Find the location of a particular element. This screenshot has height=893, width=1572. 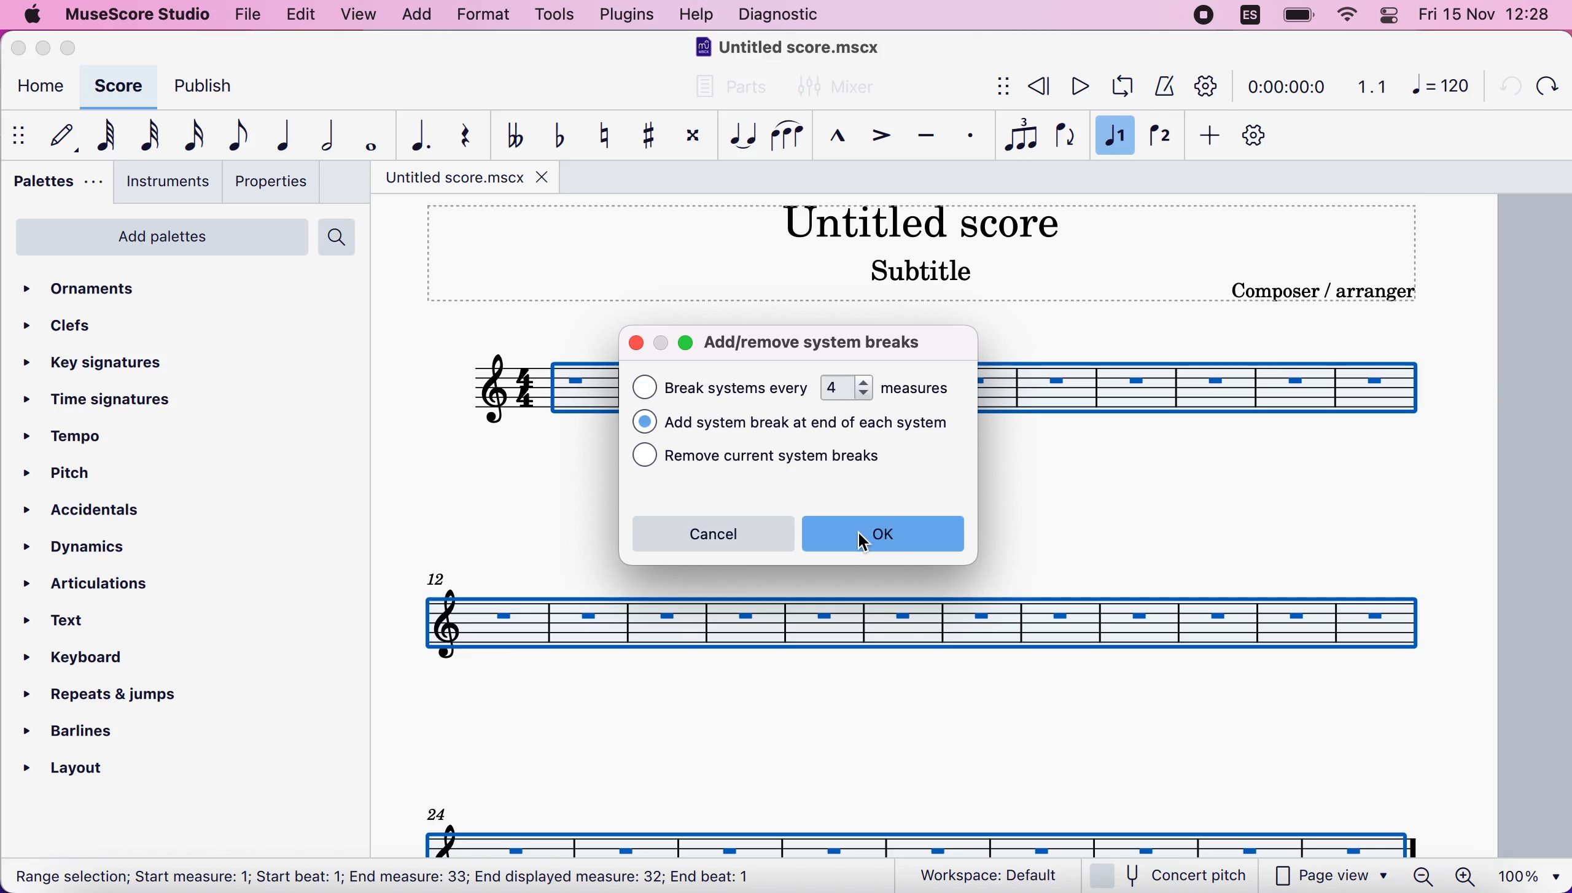

mac logo is located at coordinates (31, 16).